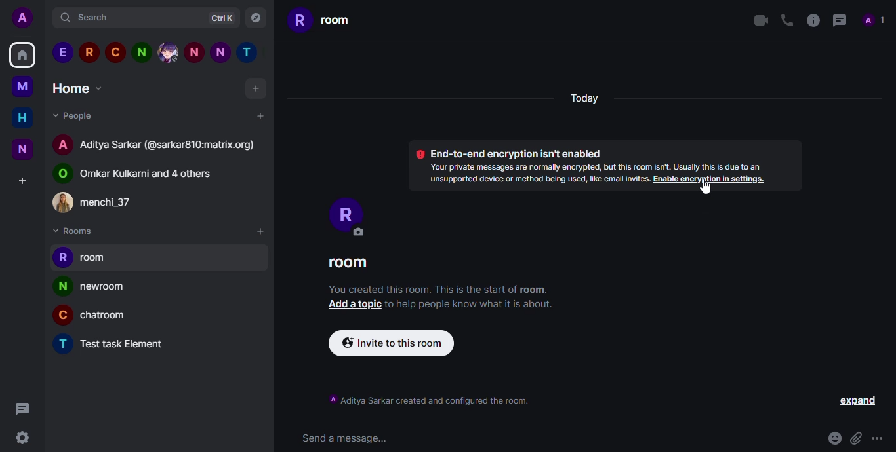  Describe the element at coordinates (259, 115) in the screenshot. I see `start chat` at that location.